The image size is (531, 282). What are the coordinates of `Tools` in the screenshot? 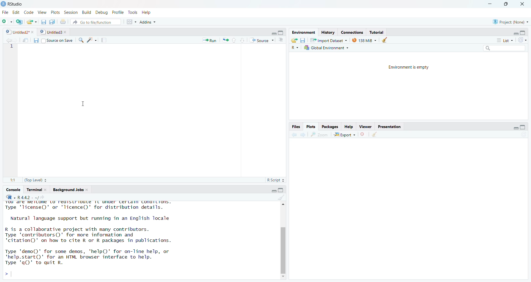 It's located at (132, 12).